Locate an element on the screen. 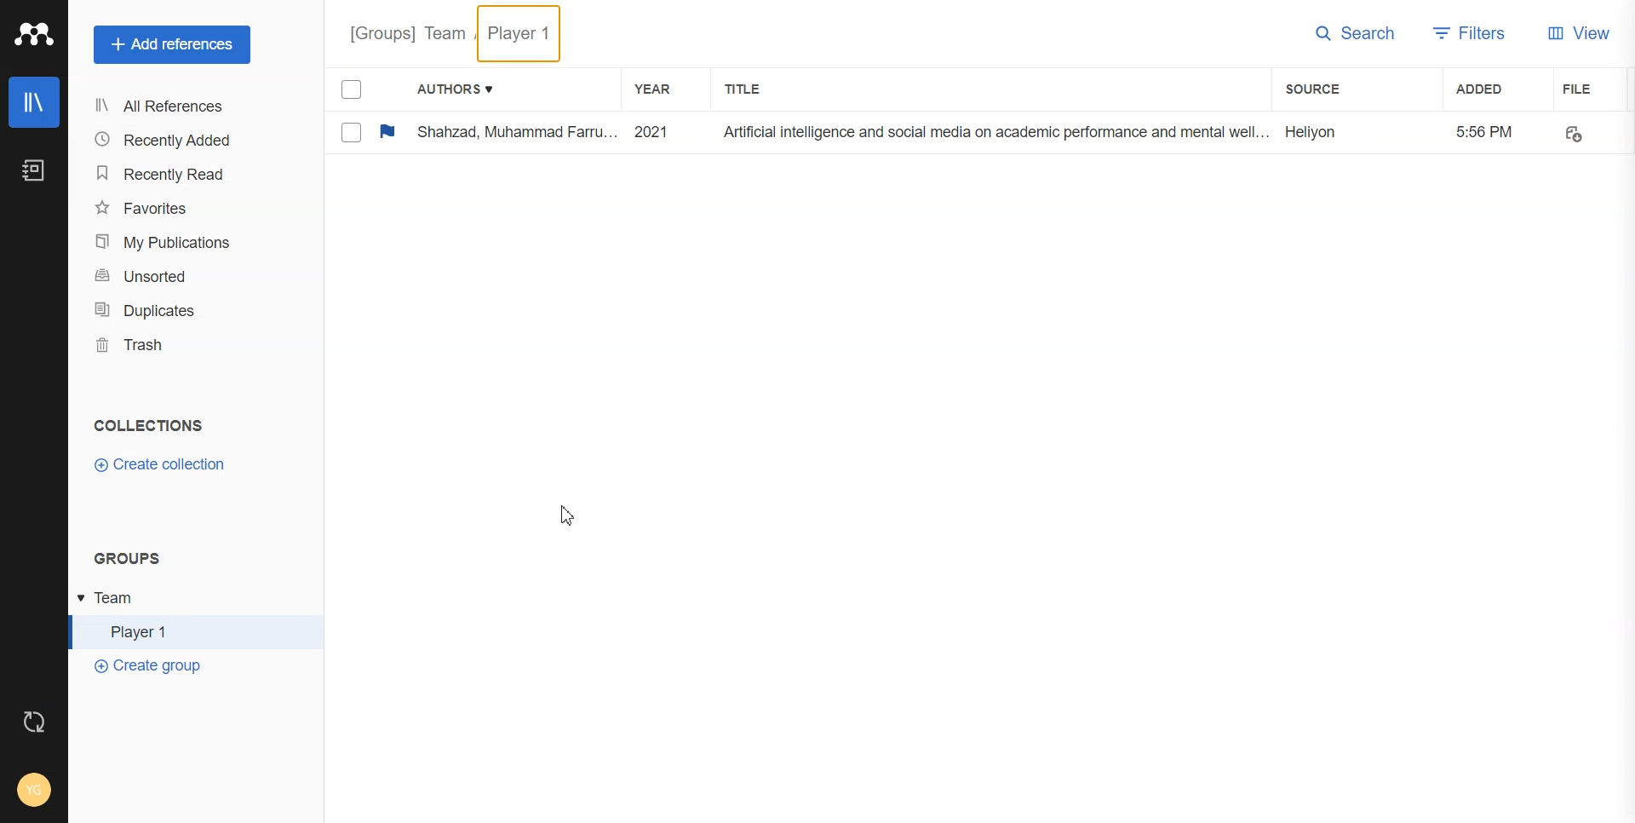 This screenshot has width=1635, height=823. Year is located at coordinates (654, 89).